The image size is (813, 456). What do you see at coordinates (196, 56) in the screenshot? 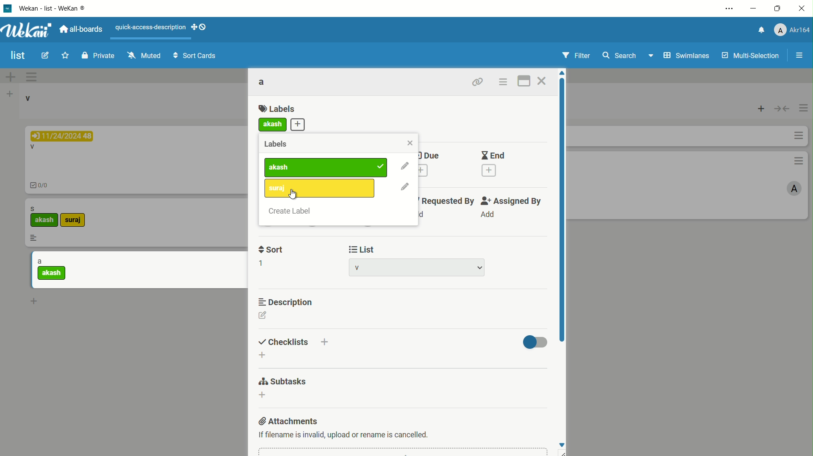
I see `sort cards` at bounding box center [196, 56].